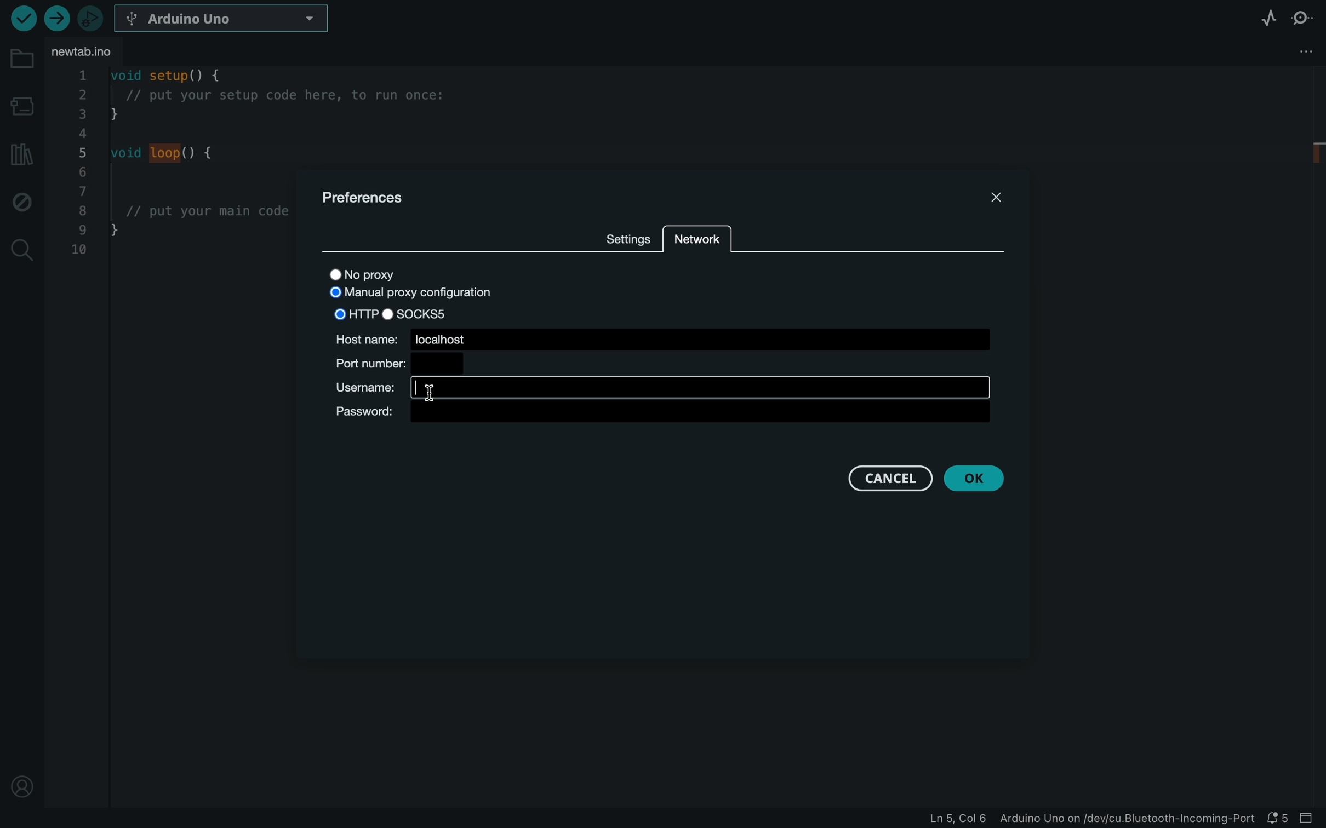 The width and height of the screenshot is (1326, 828). Describe the element at coordinates (22, 250) in the screenshot. I see `search` at that location.